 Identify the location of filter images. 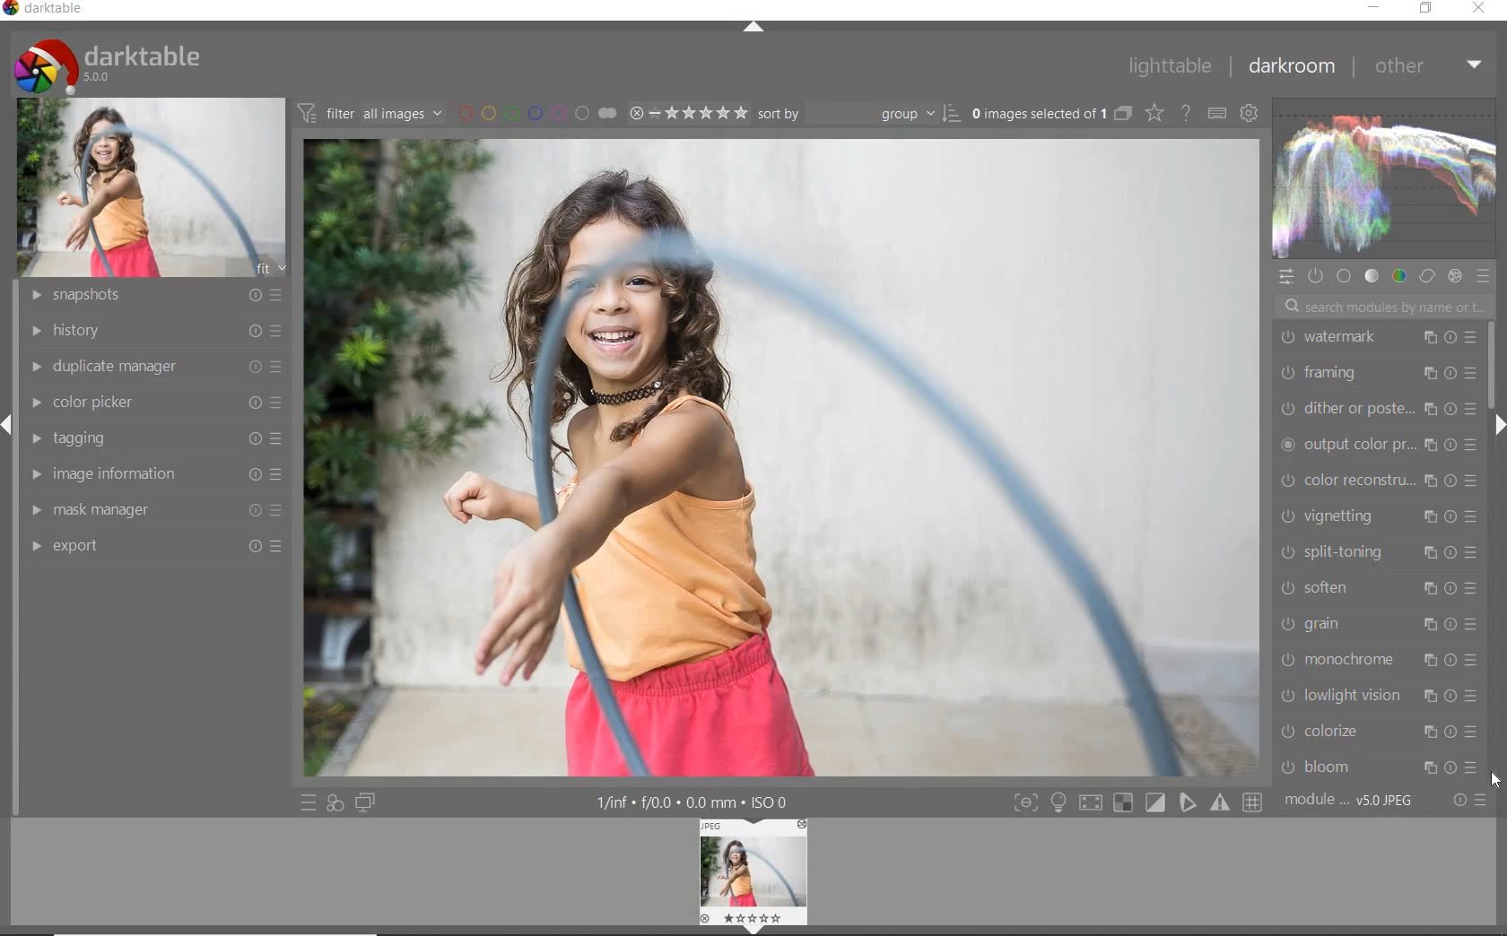
(370, 114).